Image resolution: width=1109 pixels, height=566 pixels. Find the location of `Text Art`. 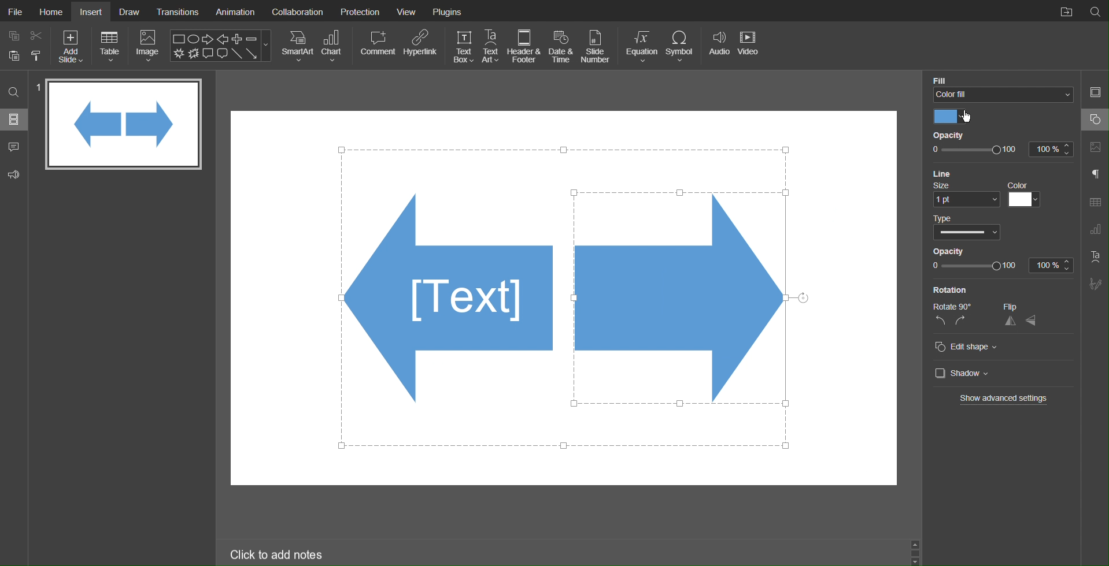

Text Art is located at coordinates (1094, 256).